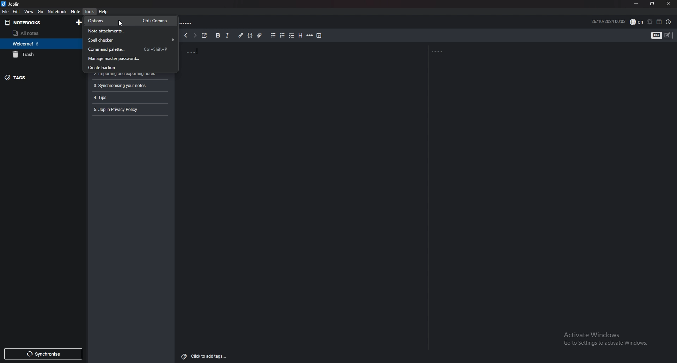 This screenshot has height=363, width=677. I want to click on ......., so click(189, 22).